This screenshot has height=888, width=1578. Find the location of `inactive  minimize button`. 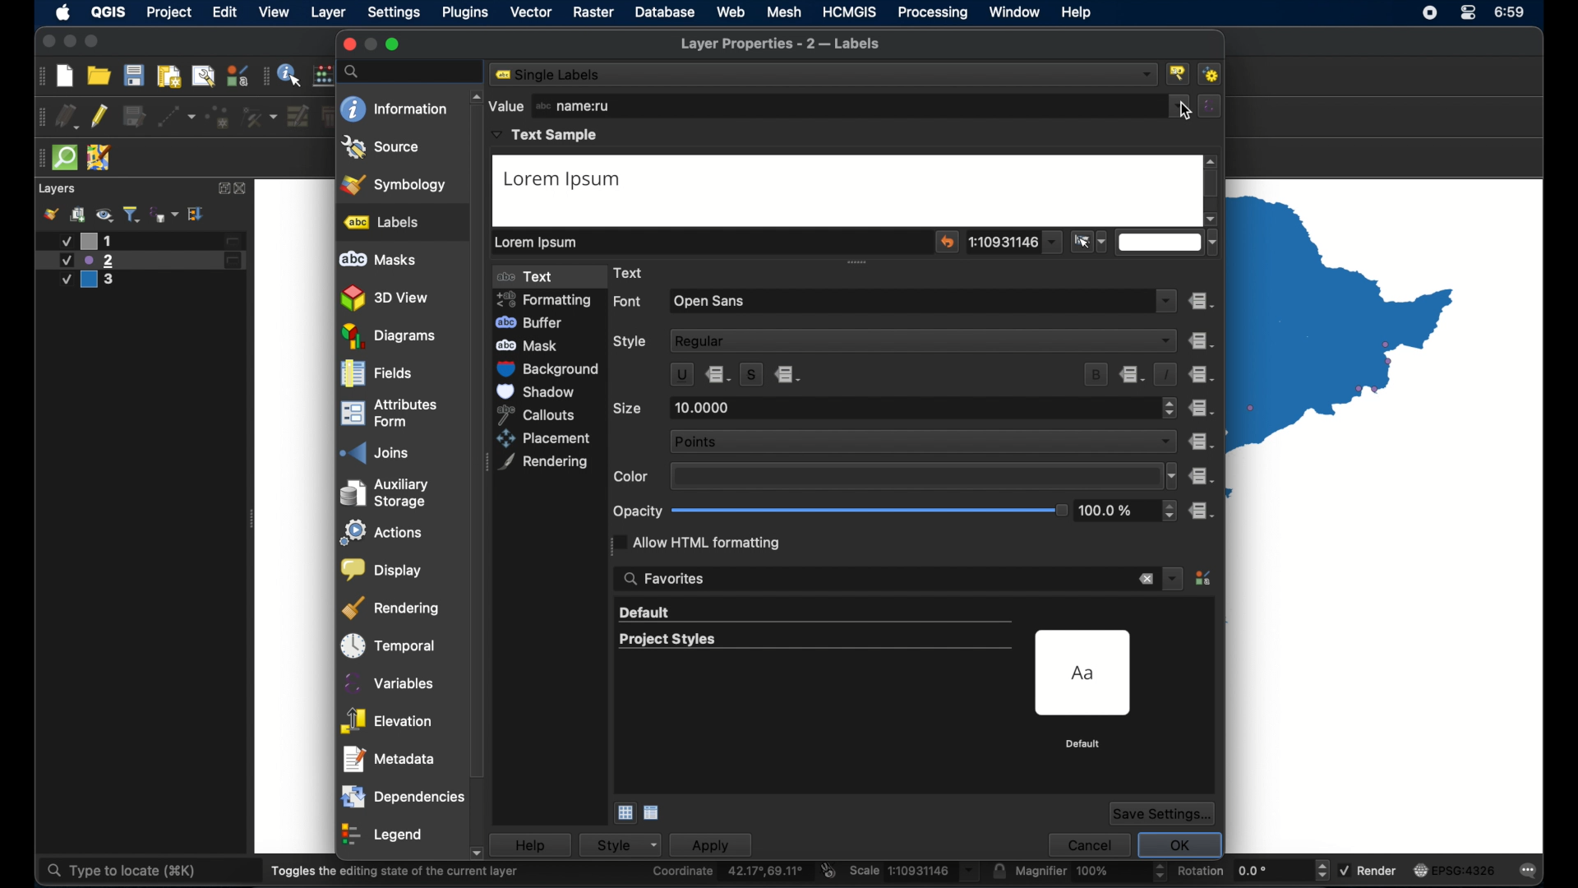

inactive  minimize button is located at coordinates (371, 44).